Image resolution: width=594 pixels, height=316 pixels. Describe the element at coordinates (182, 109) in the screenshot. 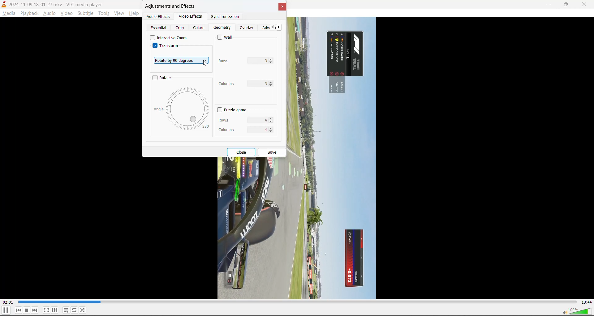

I see `rotation dial` at that location.